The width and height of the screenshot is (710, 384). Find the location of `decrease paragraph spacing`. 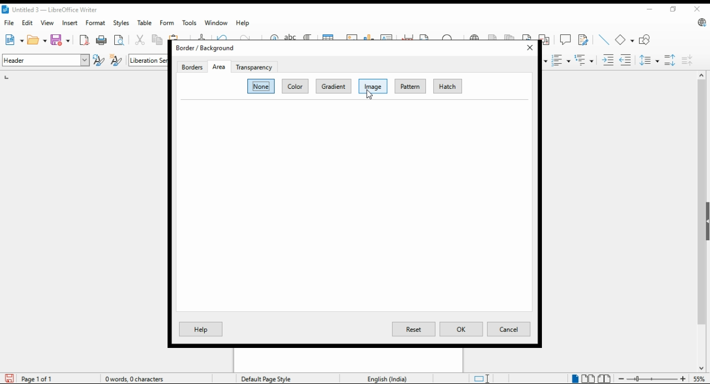

decrease paragraph spacing is located at coordinates (687, 60).